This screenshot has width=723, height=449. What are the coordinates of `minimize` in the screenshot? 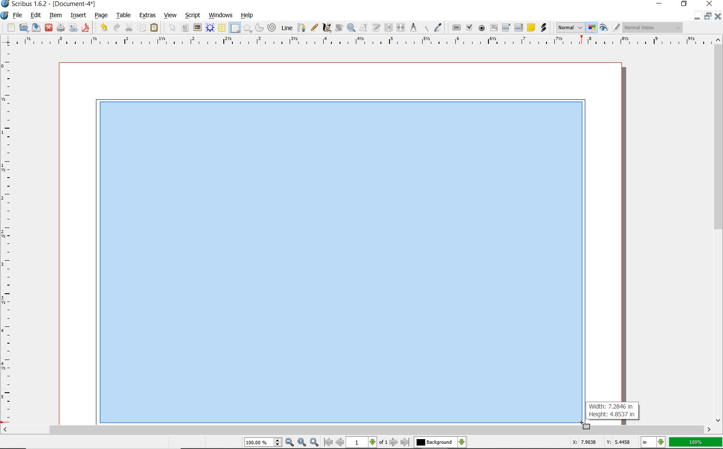 It's located at (698, 16).